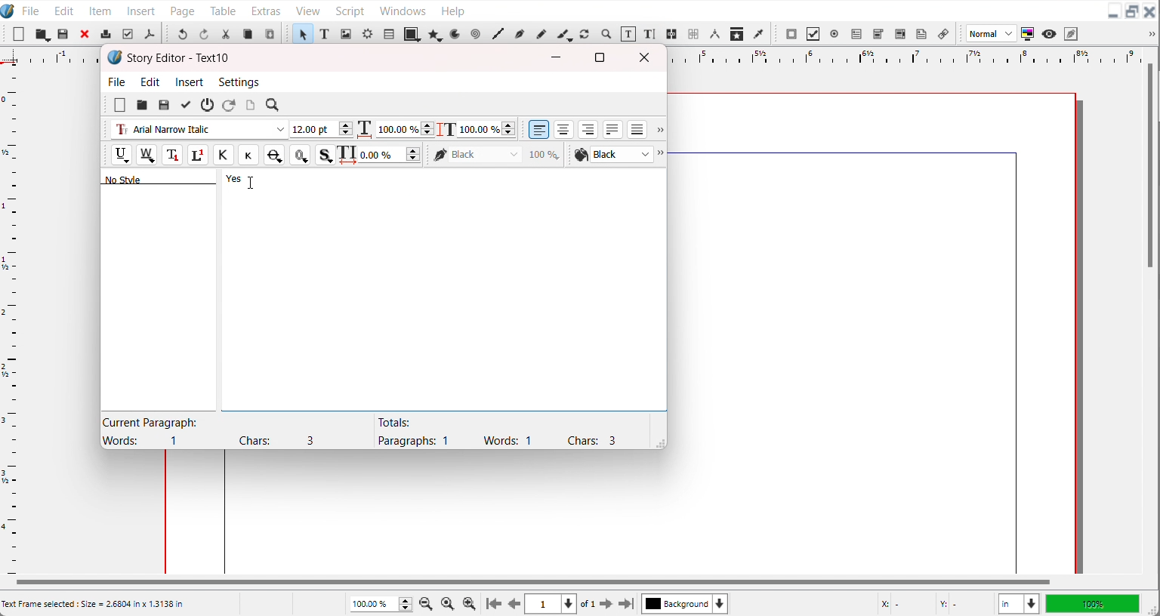 This screenshot has height=616, width=1160. What do you see at coordinates (31, 10) in the screenshot?
I see `File` at bounding box center [31, 10].